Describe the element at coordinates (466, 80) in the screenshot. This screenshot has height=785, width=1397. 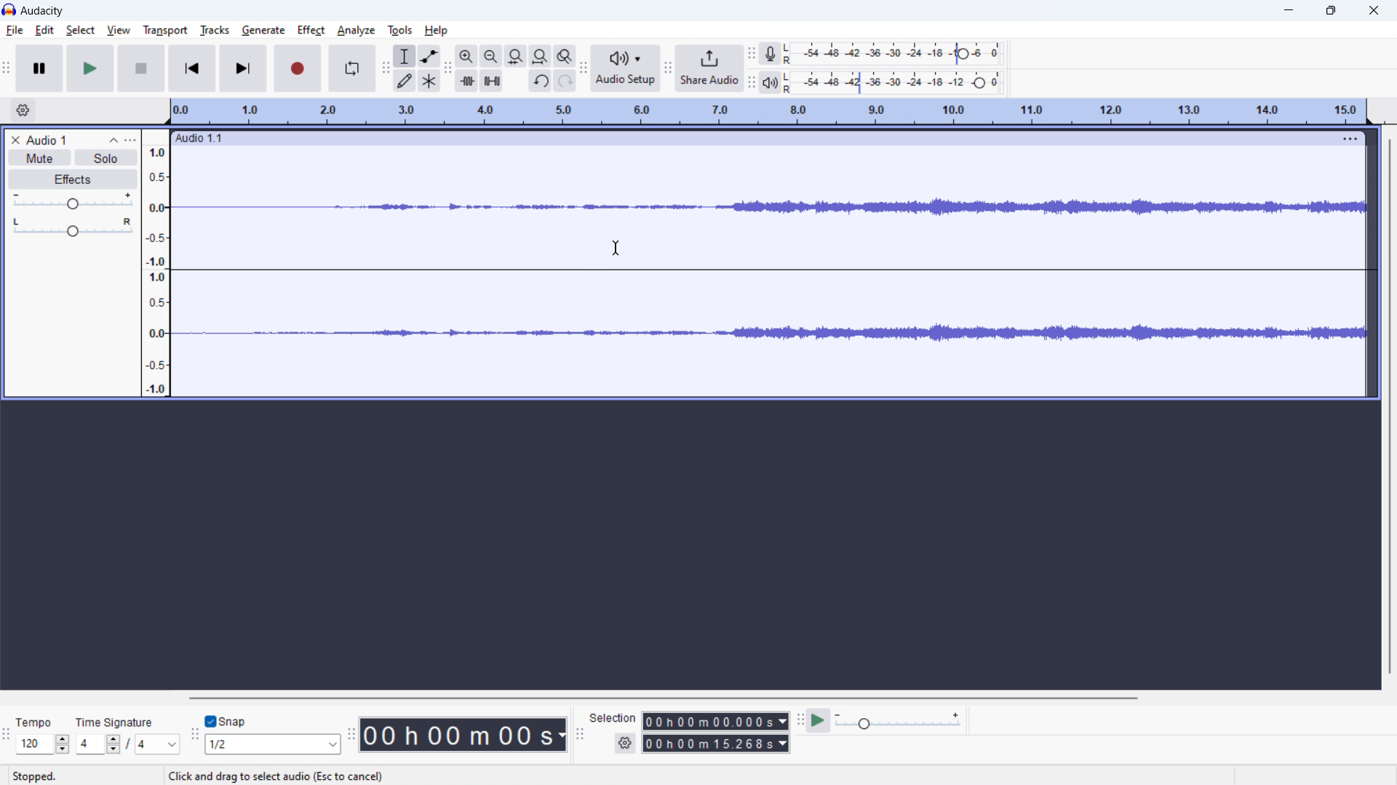
I see `trim audio outside selection` at that location.